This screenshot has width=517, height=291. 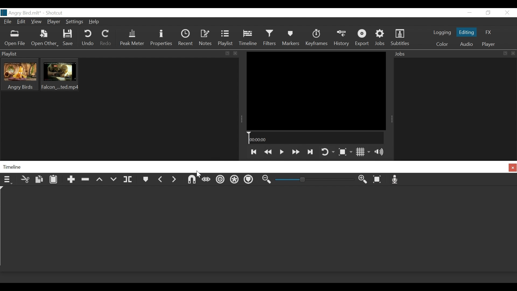 I want to click on Record audio, so click(x=396, y=180).